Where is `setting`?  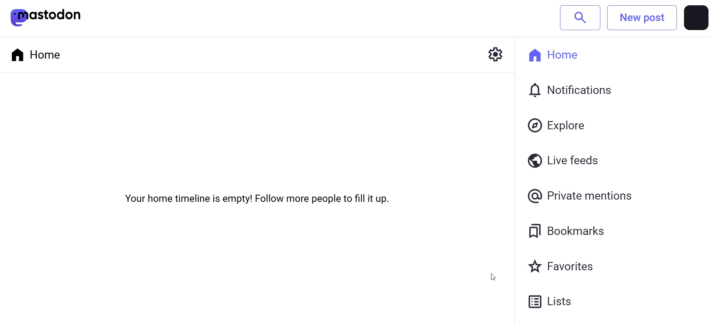
setting is located at coordinates (495, 55).